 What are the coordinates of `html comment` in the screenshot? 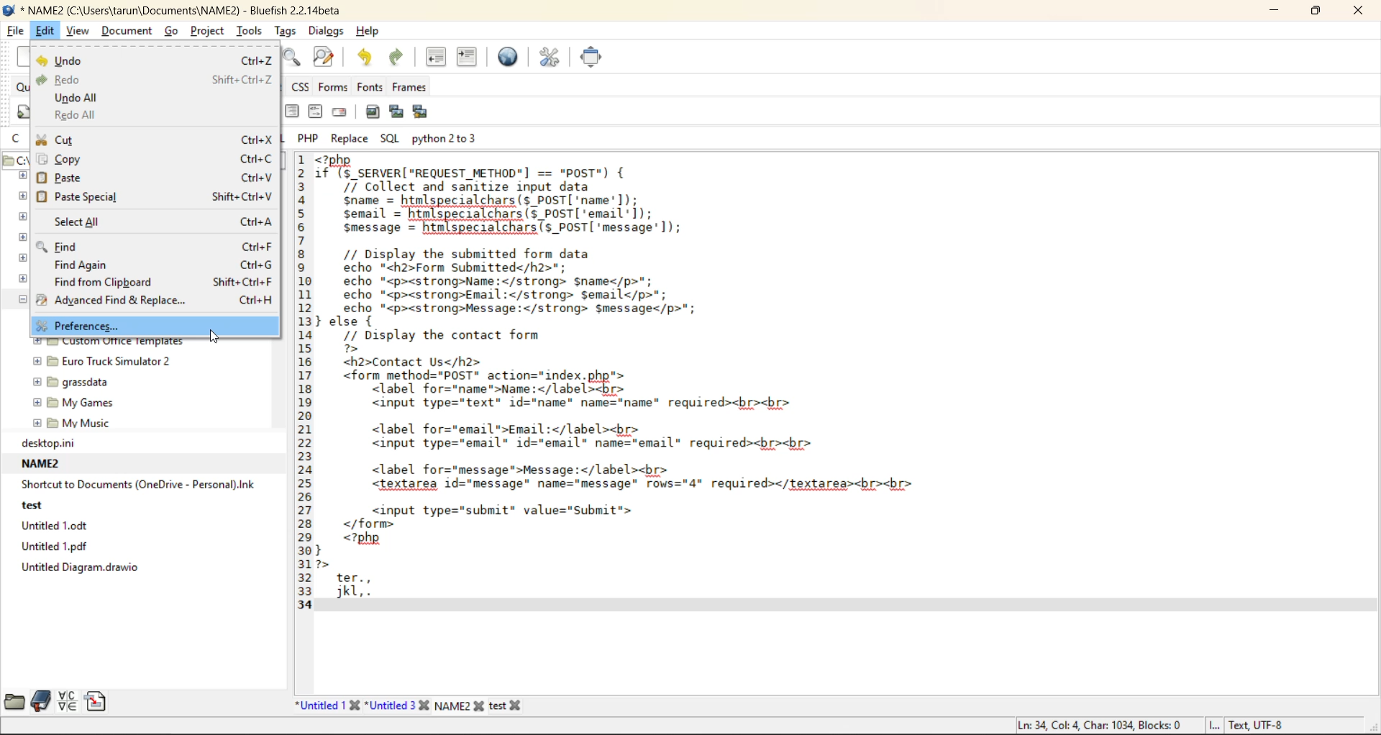 It's located at (318, 110).